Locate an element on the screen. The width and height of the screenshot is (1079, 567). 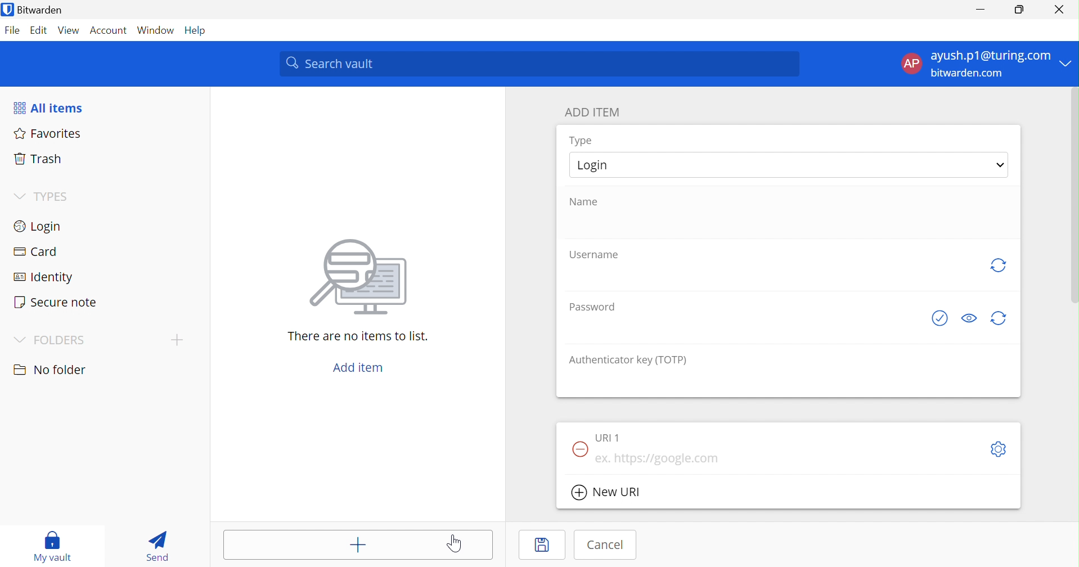
bitwarden.com is located at coordinates (972, 74).